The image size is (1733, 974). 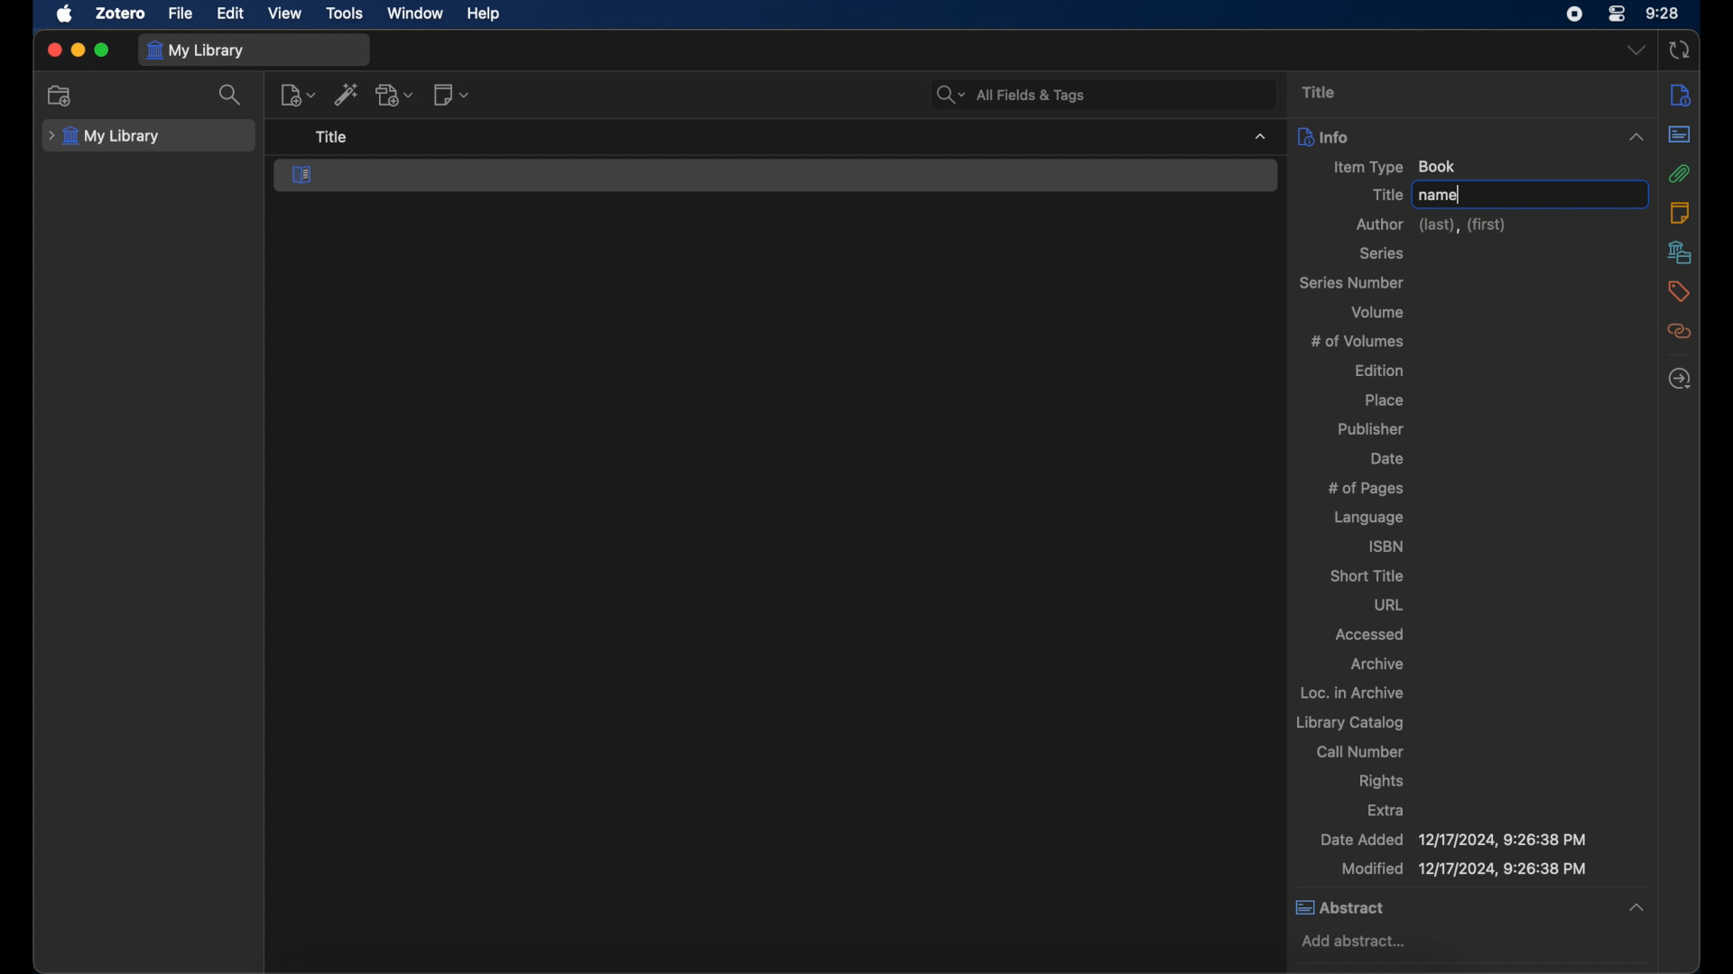 I want to click on related, so click(x=1679, y=331).